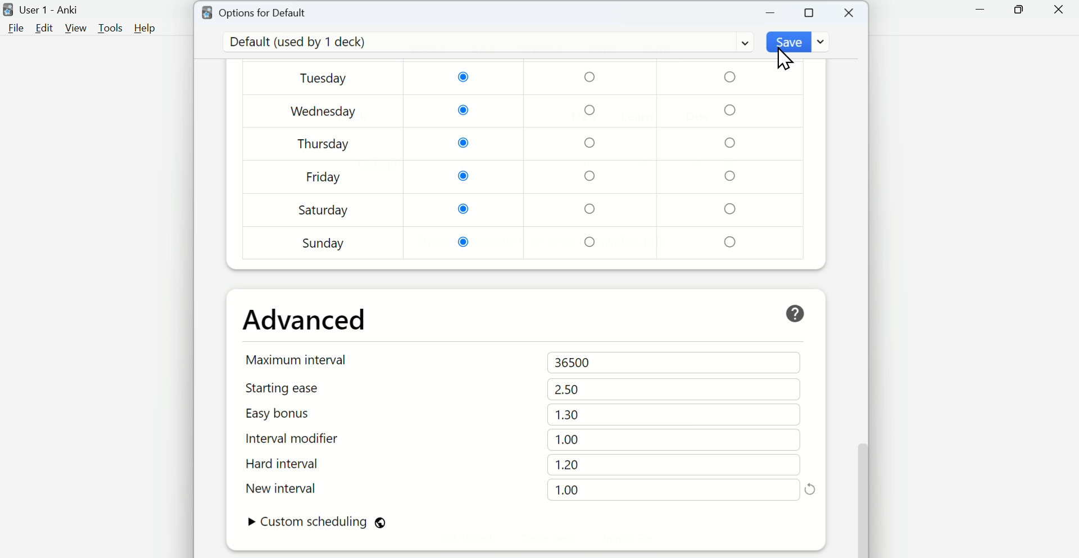 This screenshot has width=1079, height=558. Describe the element at coordinates (569, 440) in the screenshot. I see `1.00` at that location.